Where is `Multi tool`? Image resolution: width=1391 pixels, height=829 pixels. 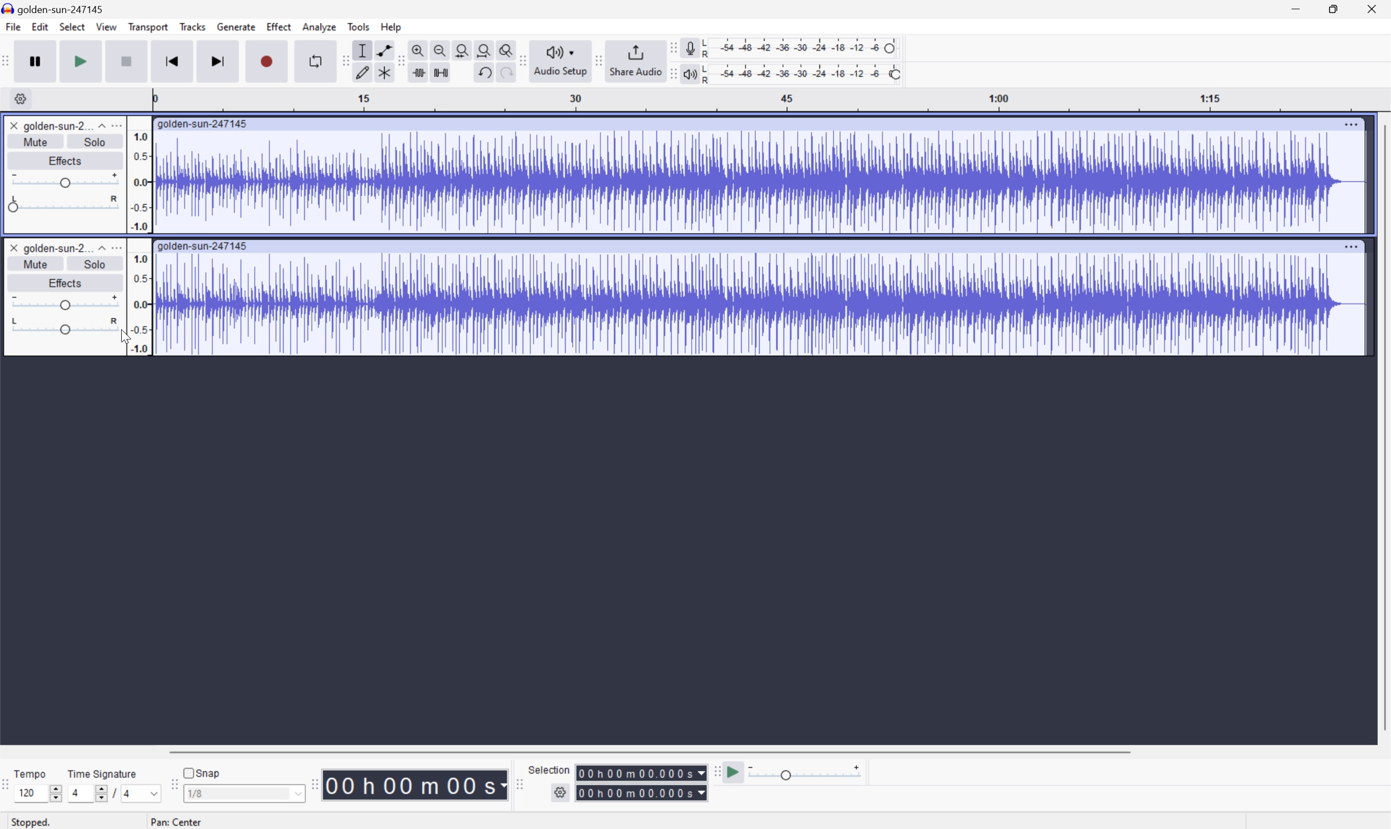 Multi tool is located at coordinates (384, 72).